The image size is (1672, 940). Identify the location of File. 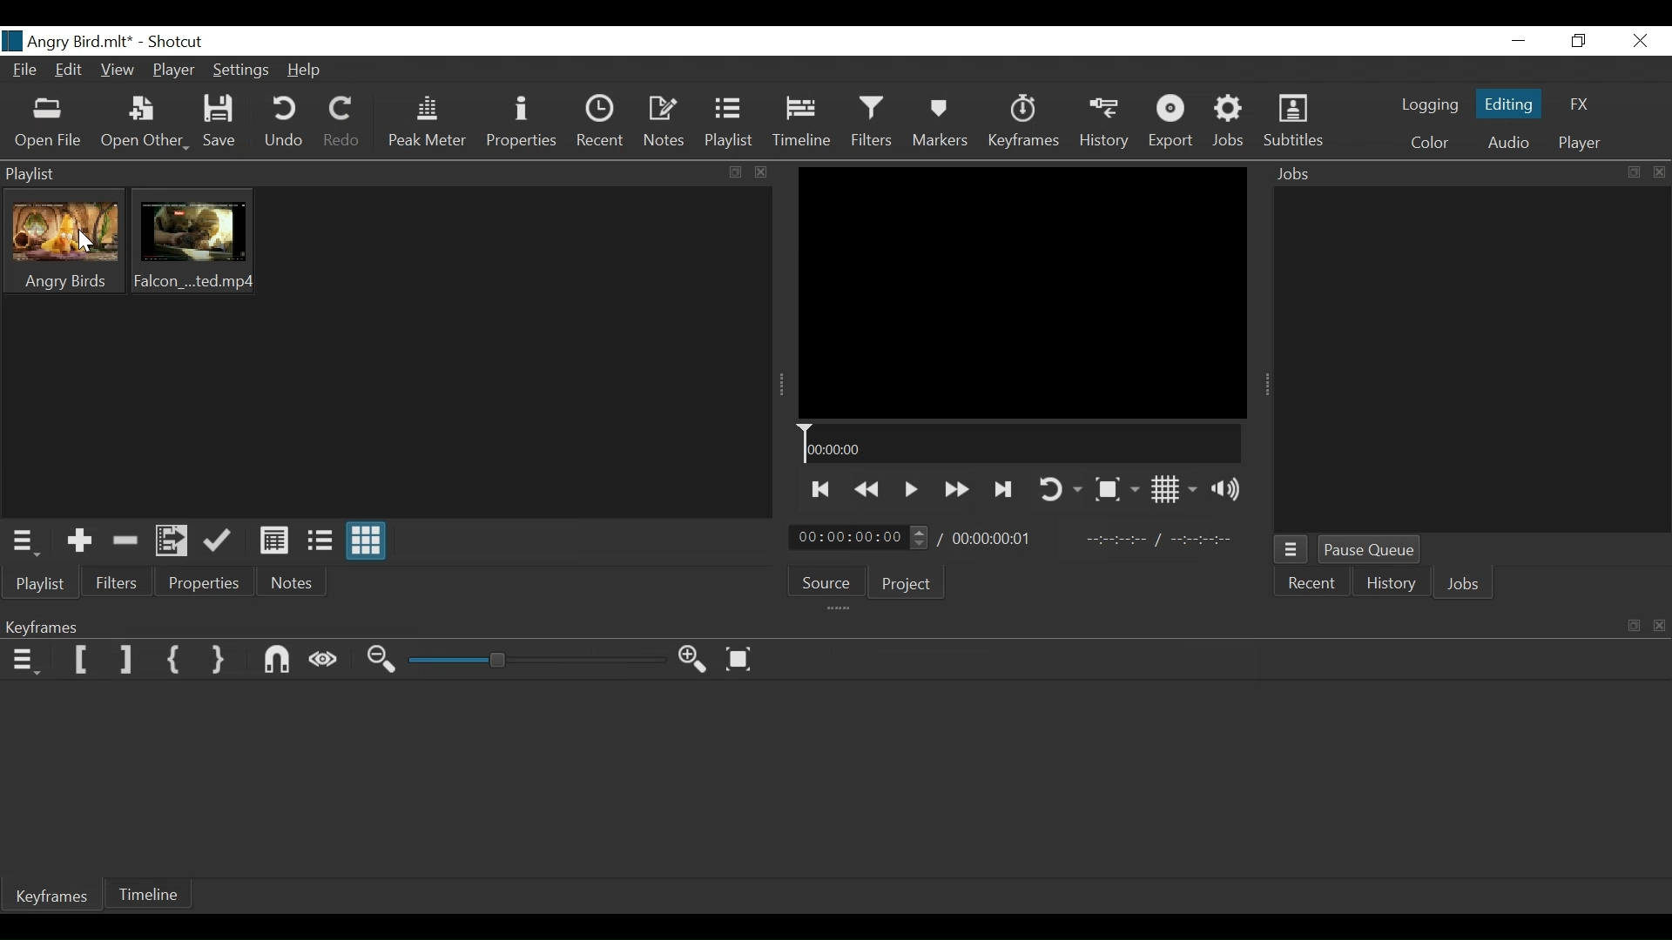
(24, 69).